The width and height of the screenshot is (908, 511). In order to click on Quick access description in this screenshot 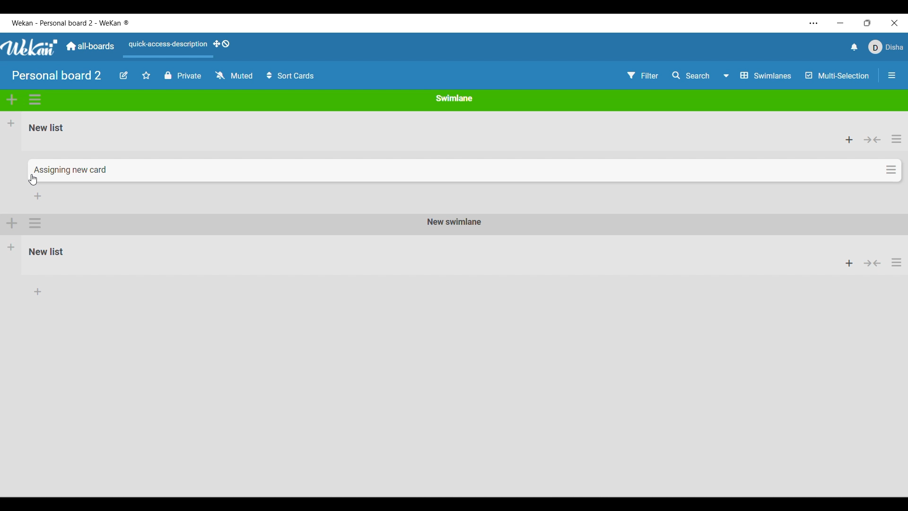, I will do `click(166, 48)`.